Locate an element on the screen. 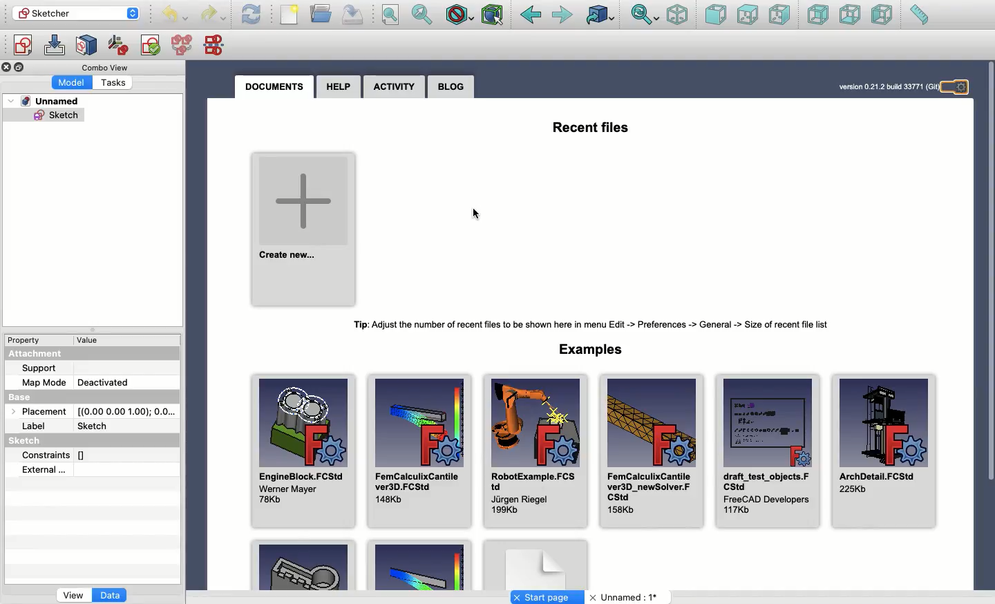 The height and width of the screenshot is (604, 995). Undo is located at coordinates (214, 15).